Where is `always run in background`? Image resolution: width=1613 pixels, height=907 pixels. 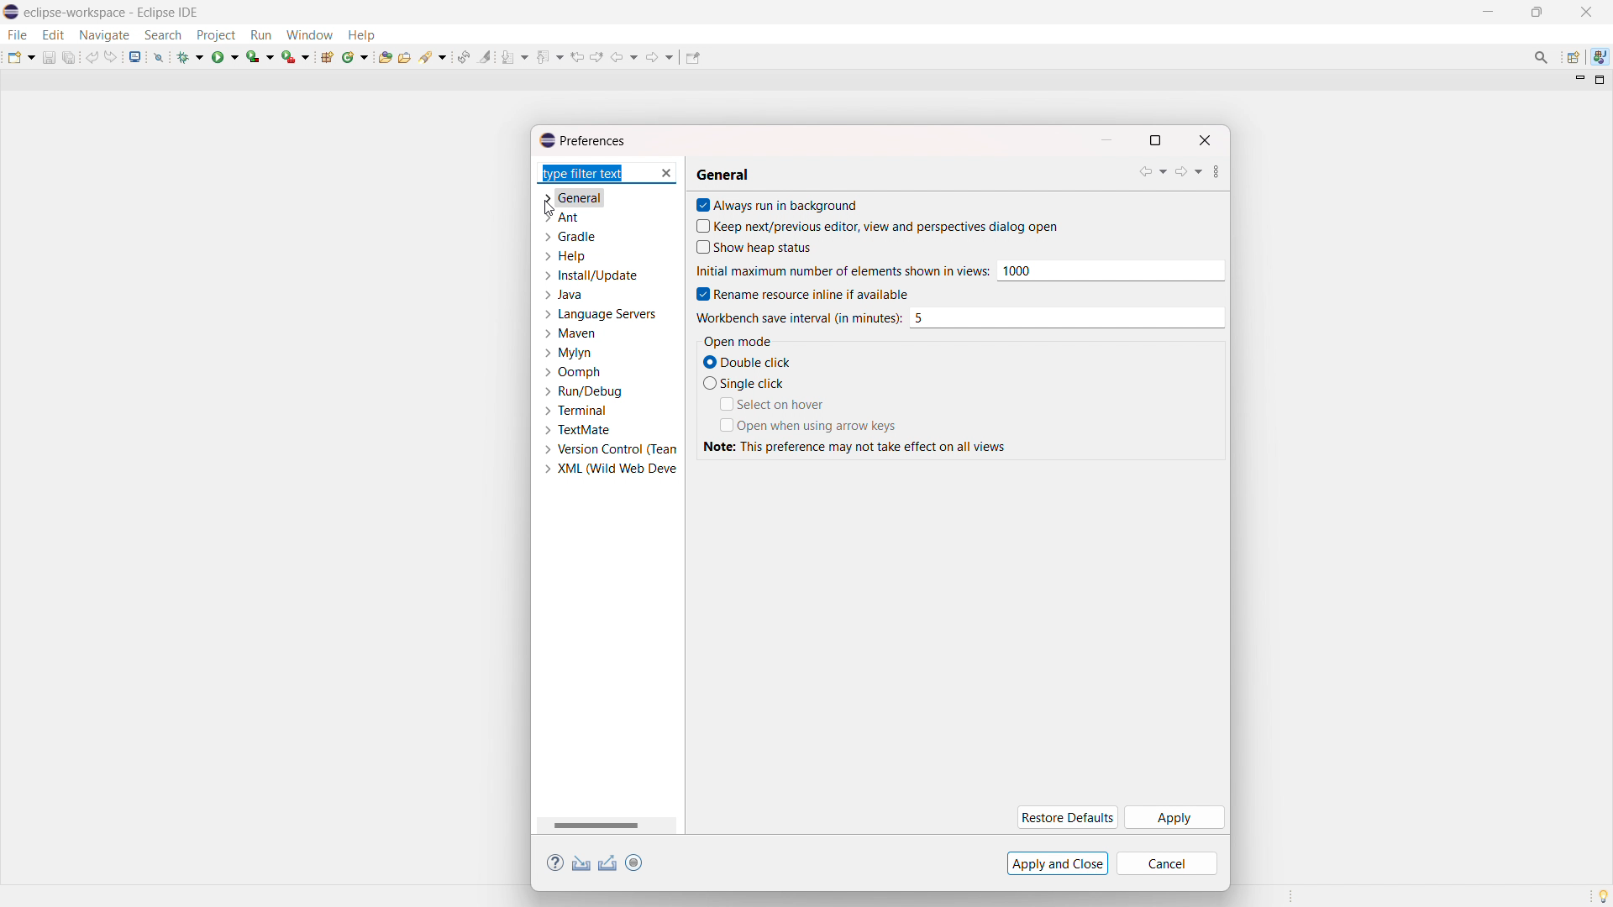 always run in background is located at coordinates (788, 204).